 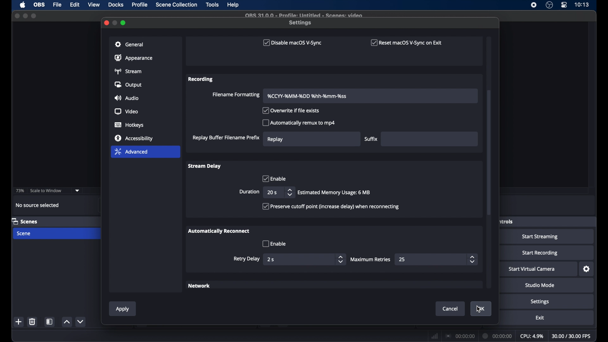 What do you see at coordinates (451, 309) in the screenshot?
I see `cancel` at bounding box center [451, 309].